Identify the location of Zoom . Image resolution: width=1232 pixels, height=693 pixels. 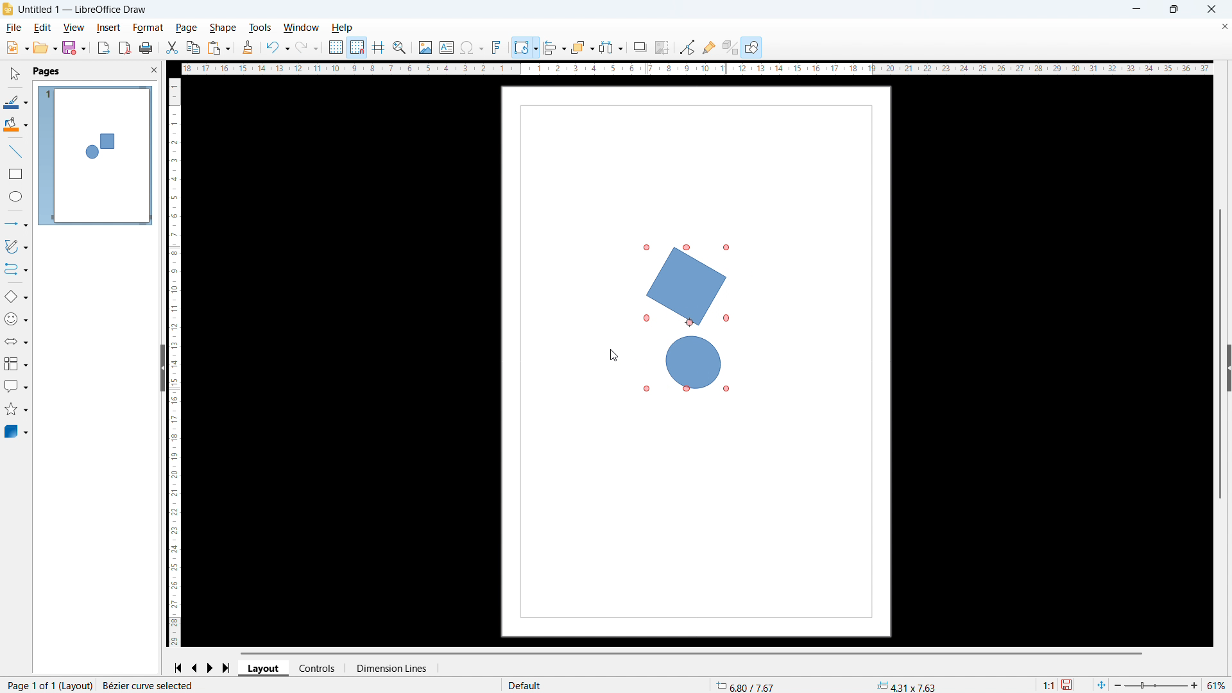
(400, 48).